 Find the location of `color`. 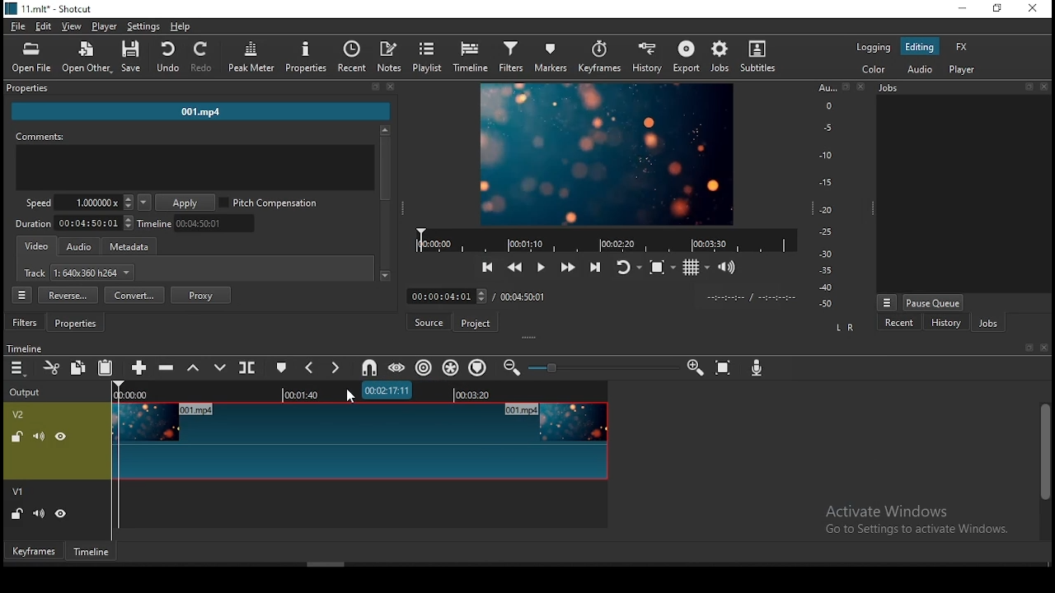

color is located at coordinates (873, 68).